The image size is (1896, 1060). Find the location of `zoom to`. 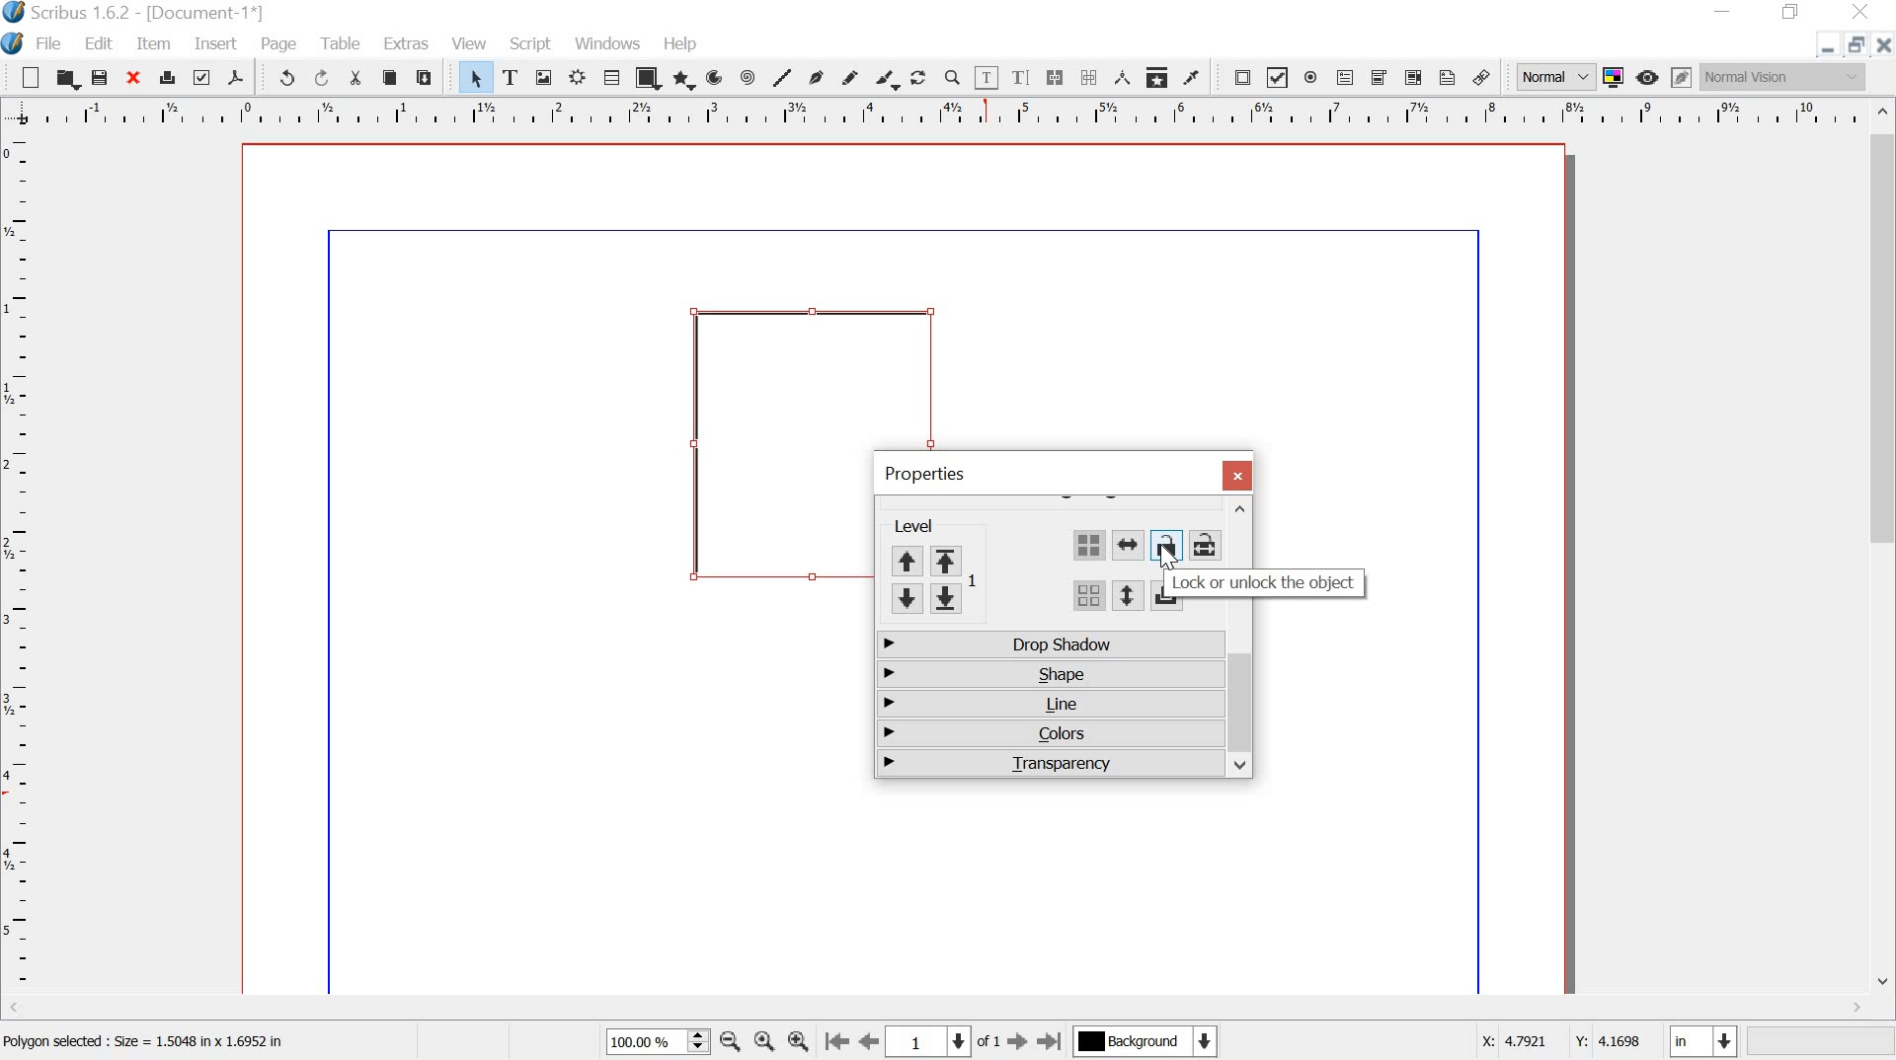

zoom to is located at coordinates (763, 1041).